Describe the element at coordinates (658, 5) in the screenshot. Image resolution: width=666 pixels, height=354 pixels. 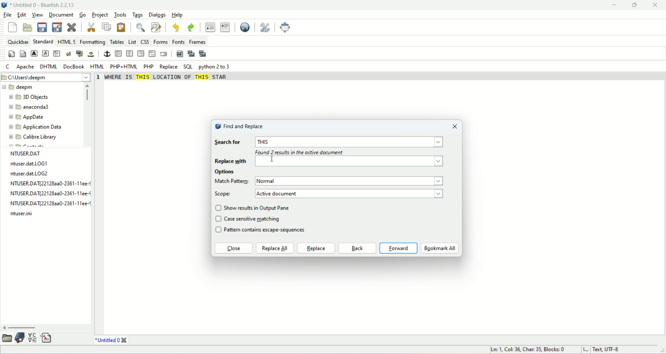
I see `close` at that location.